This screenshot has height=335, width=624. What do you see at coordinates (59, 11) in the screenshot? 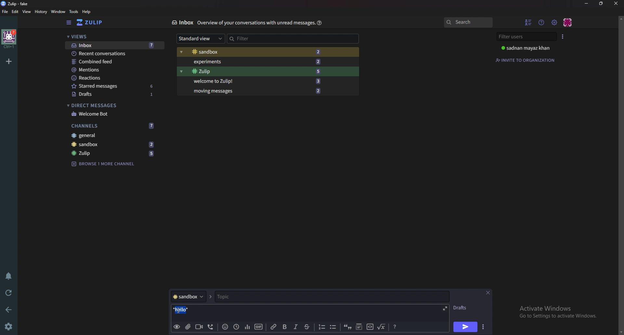
I see `Window` at bounding box center [59, 11].